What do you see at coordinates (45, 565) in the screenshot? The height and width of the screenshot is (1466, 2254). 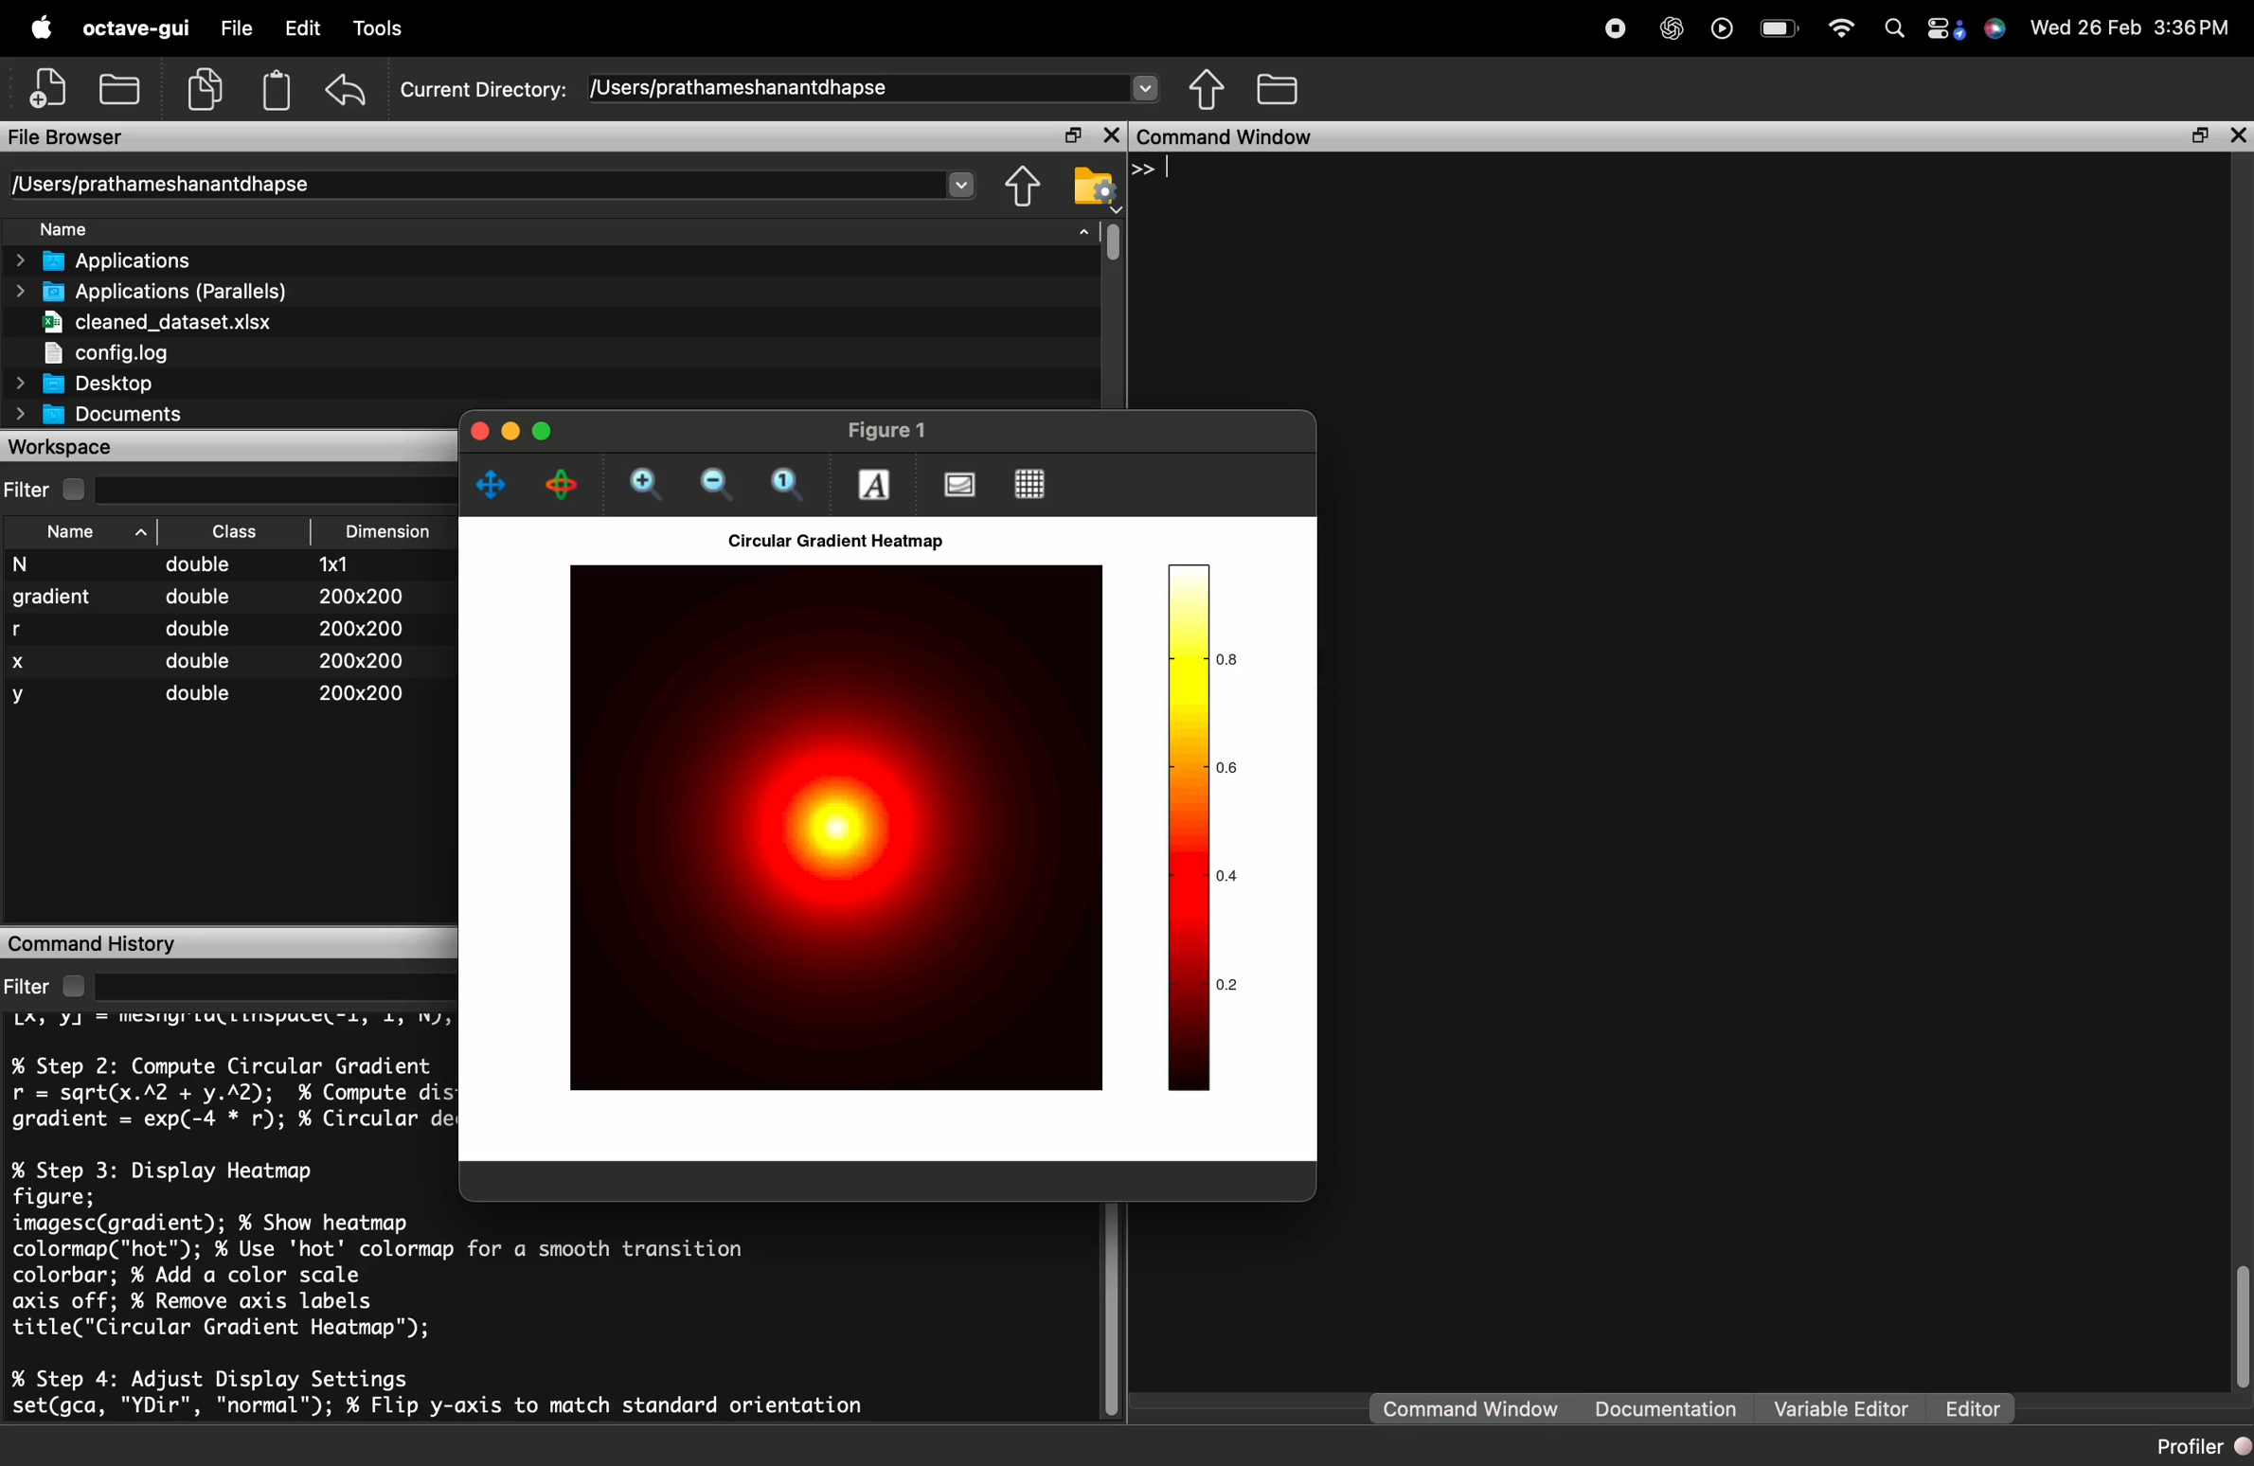 I see `N` at bounding box center [45, 565].